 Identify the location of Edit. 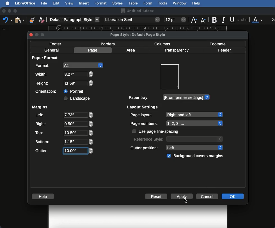
(56, 3).